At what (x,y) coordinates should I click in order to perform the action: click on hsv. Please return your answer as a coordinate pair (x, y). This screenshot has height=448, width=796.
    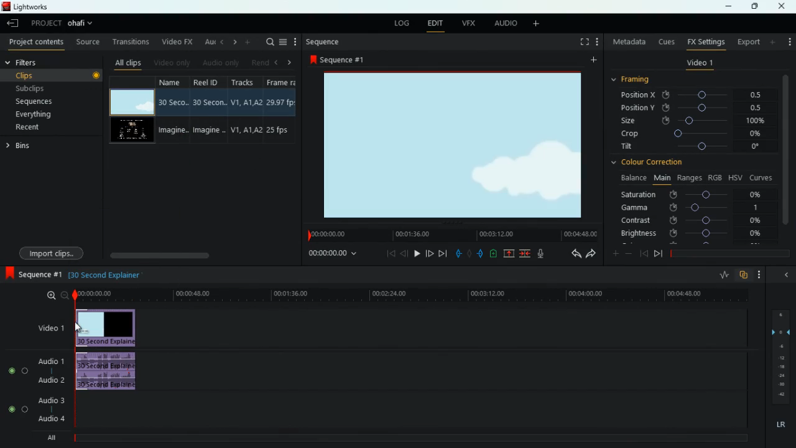
    Looking at the image, I should click on (735, 177).